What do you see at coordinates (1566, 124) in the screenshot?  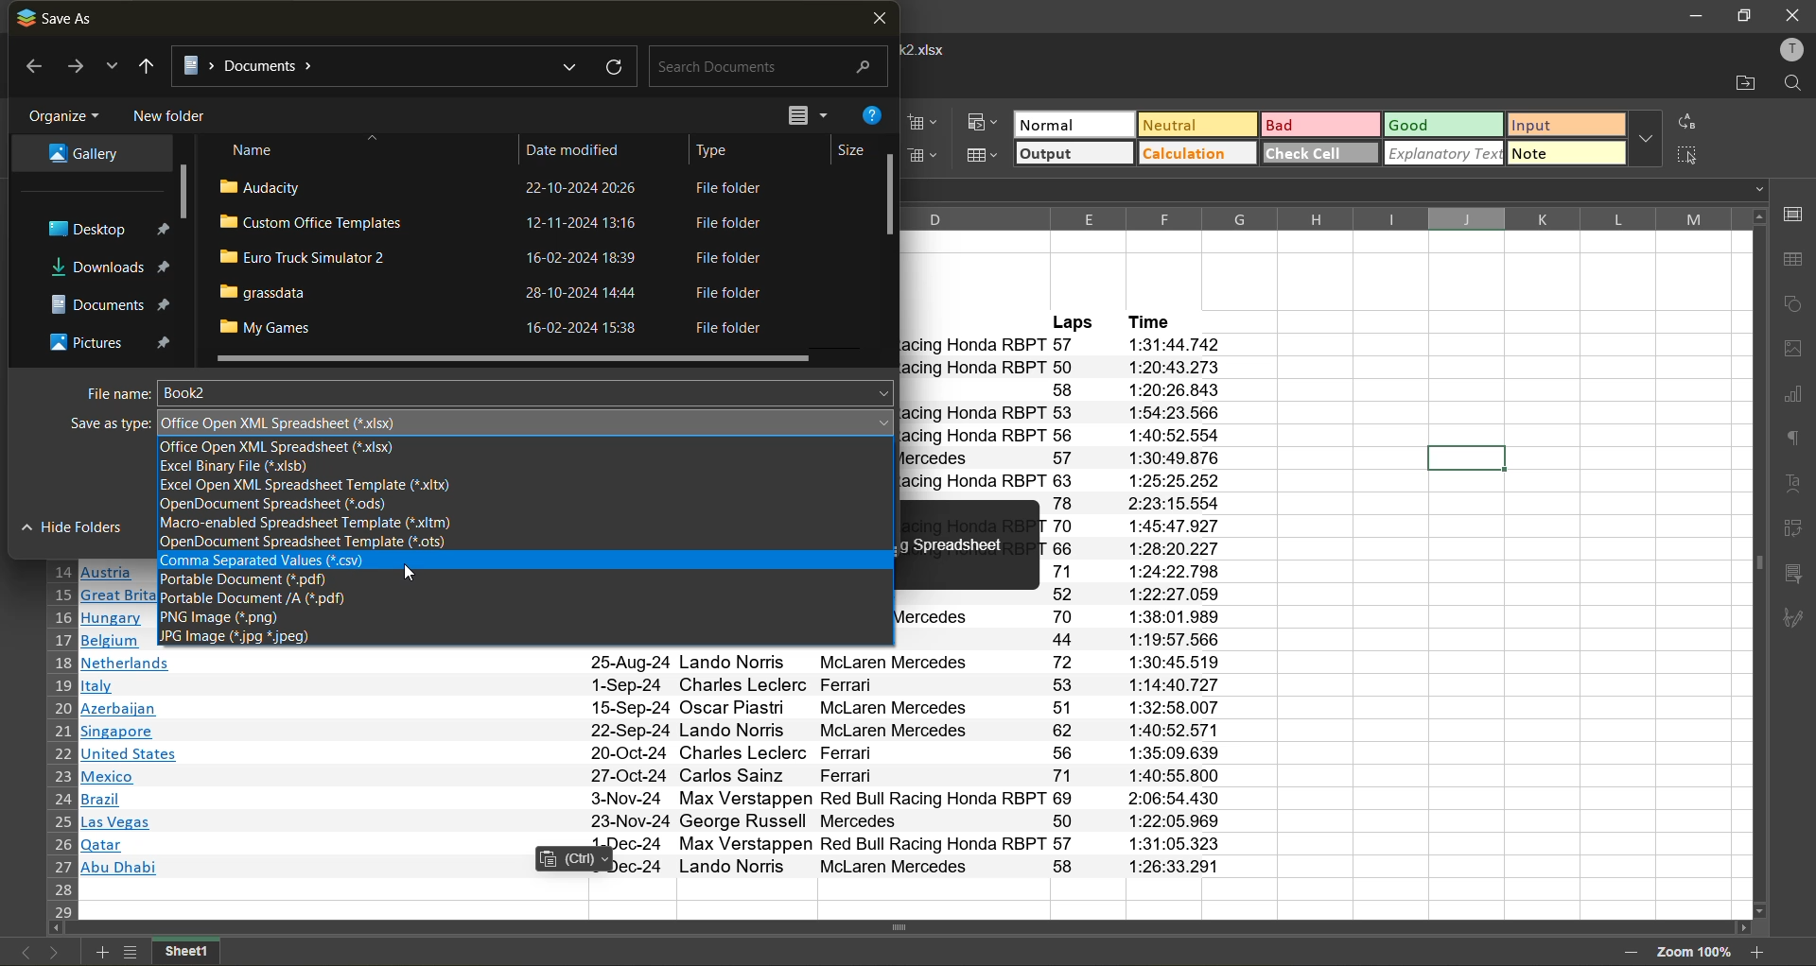 I see `input` at bounding box center [1566, 124].